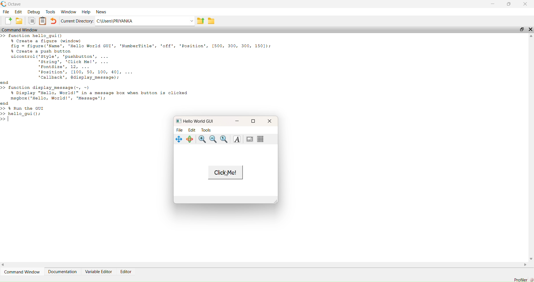  What do you see at coordinates (198, 121) in the screenshot?
I see `Hello World GUI` at bounding box center [198, 121].